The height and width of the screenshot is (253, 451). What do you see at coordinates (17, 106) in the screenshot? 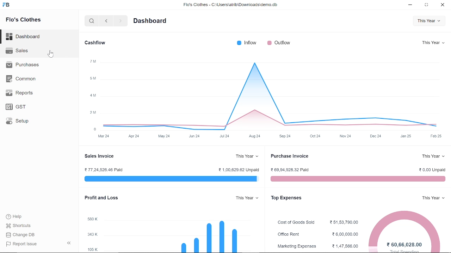
I see `| GST` at bounding box center [17, 106].